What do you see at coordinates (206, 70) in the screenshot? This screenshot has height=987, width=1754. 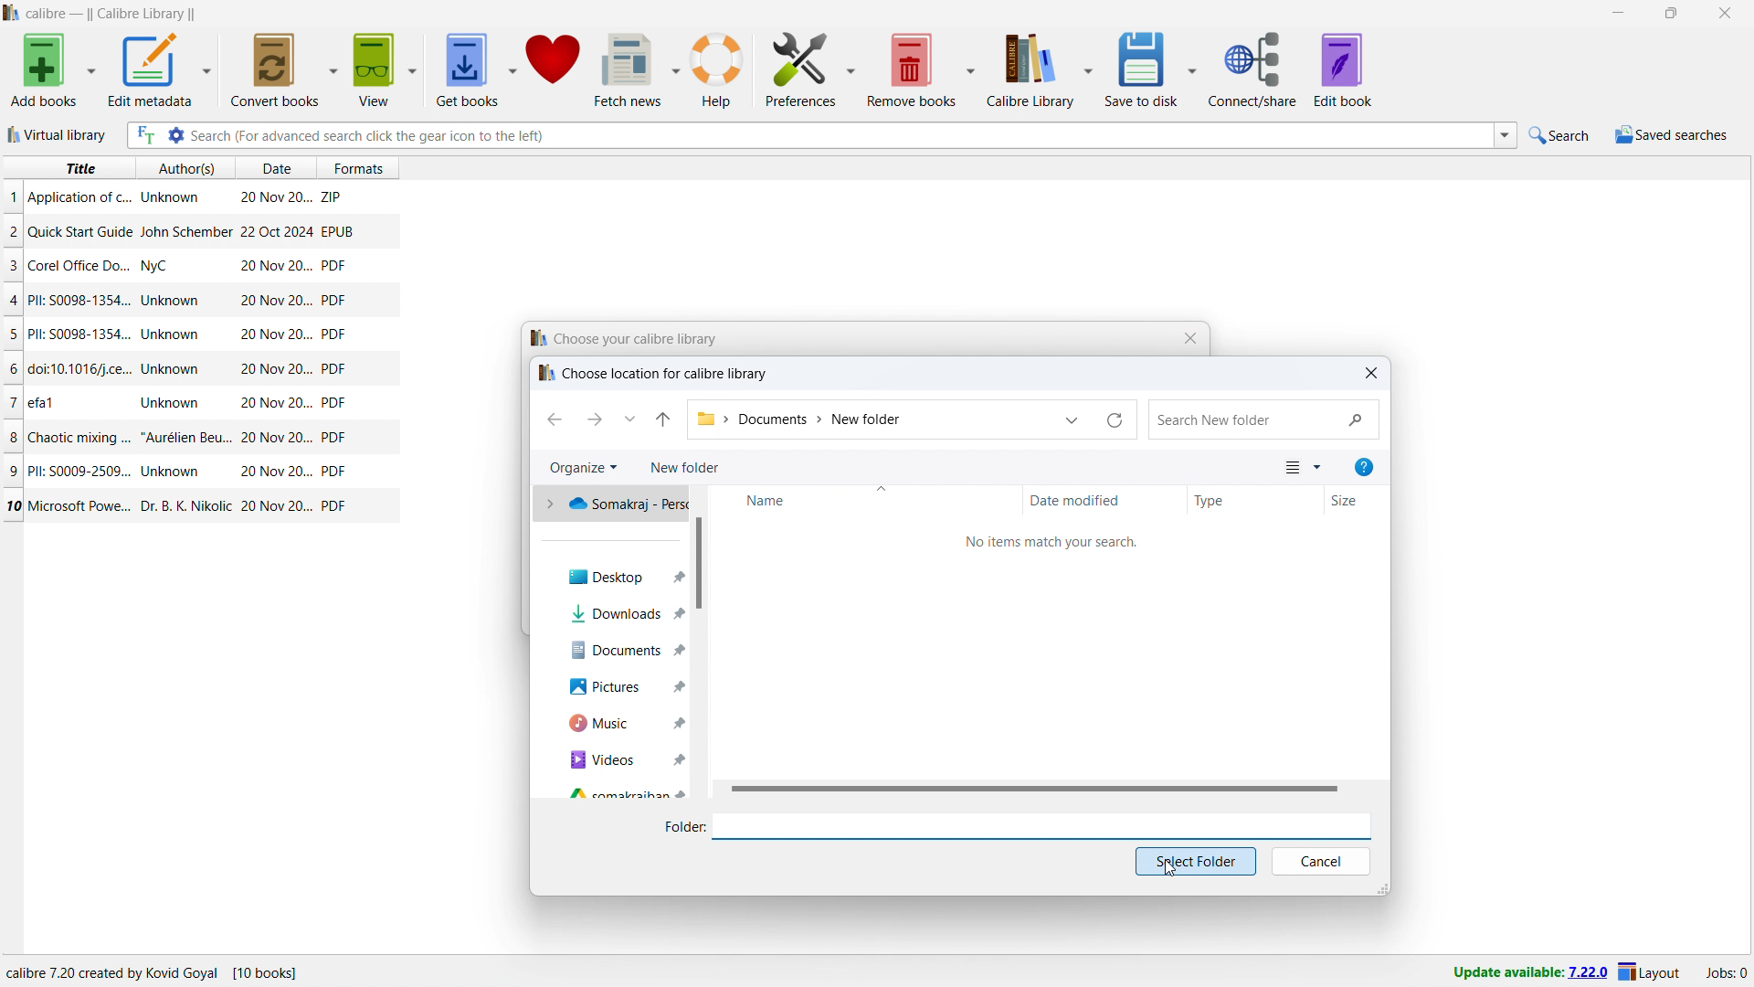 I see `edit metadata options` at bounding box center [206, 70].